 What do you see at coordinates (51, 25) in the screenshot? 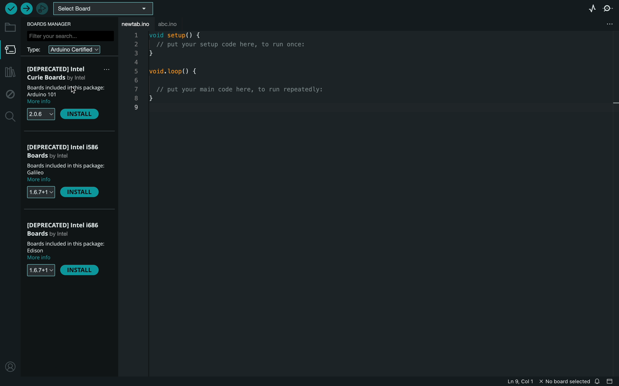
I see `boards manager` at bounding box center [51, 25].